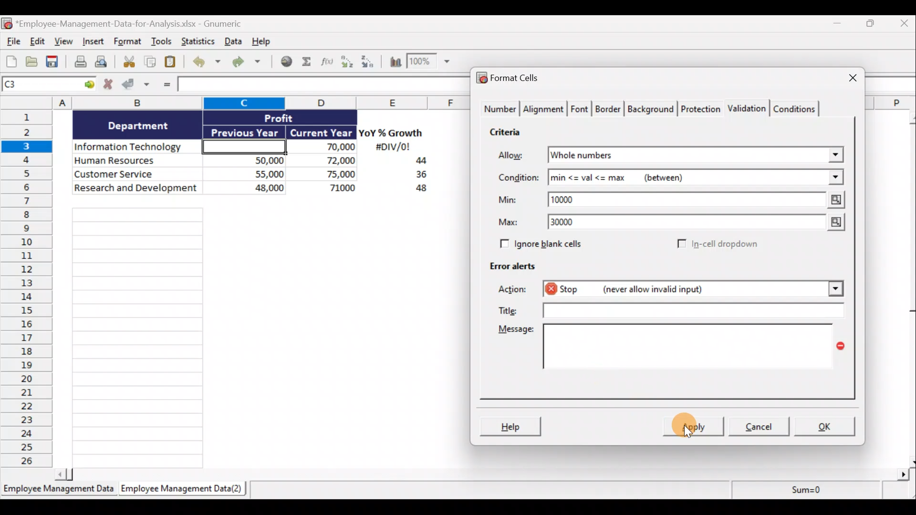 This screenshot has width=916, height=515. What do you see at coordinates (683, 179) in the screenshot?
I see `min <= val <= max (between)` at bounding box center [683, 179].